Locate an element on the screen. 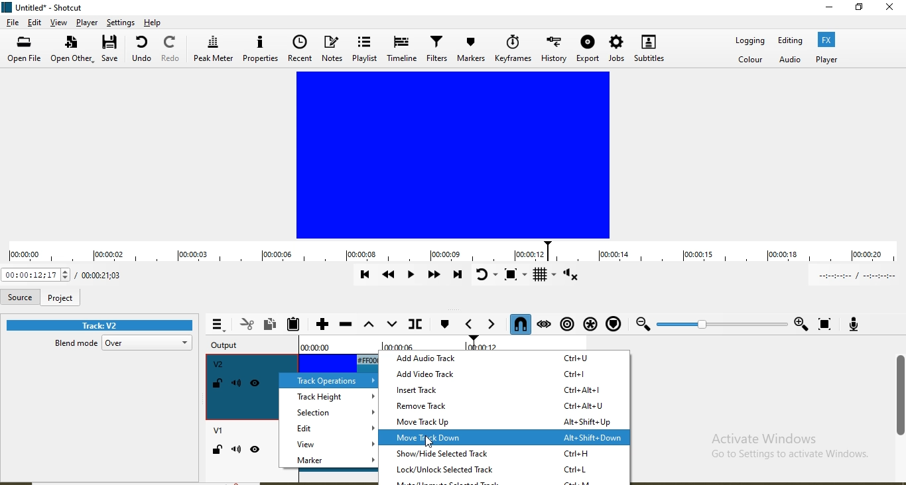  Zoom in is located at coordinates (801, 321).